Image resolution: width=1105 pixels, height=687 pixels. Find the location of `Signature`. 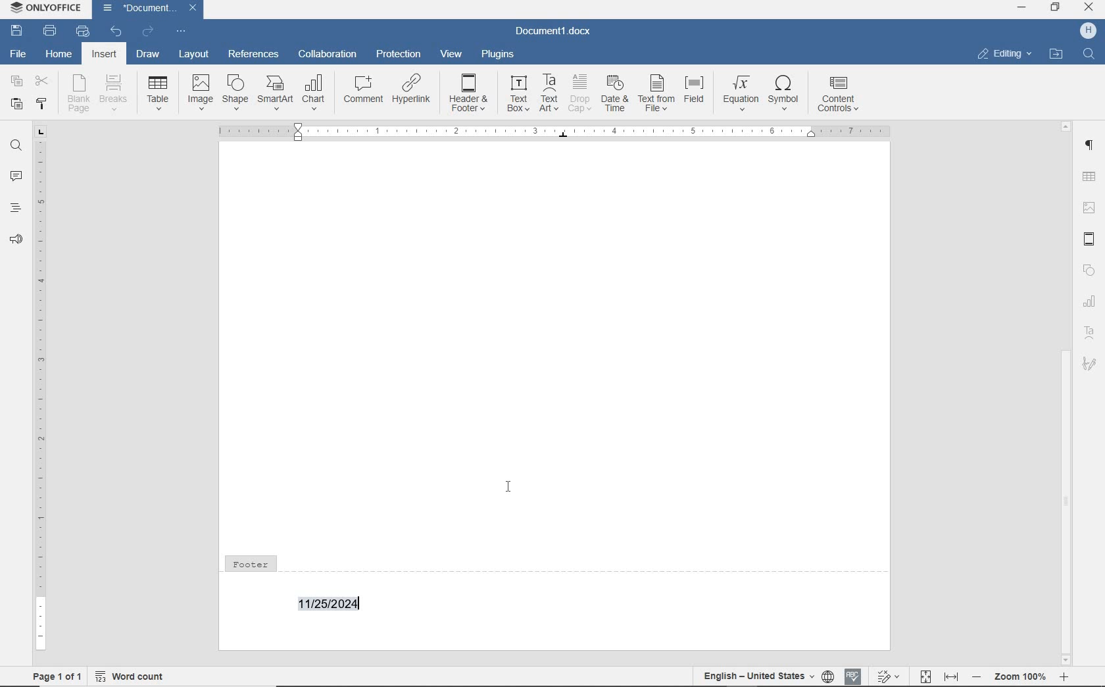

Signature is located at coordinates (1091, 368).